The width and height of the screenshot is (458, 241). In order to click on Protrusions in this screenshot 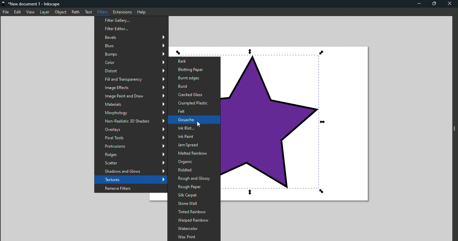, I will do `click(131, 147)`.